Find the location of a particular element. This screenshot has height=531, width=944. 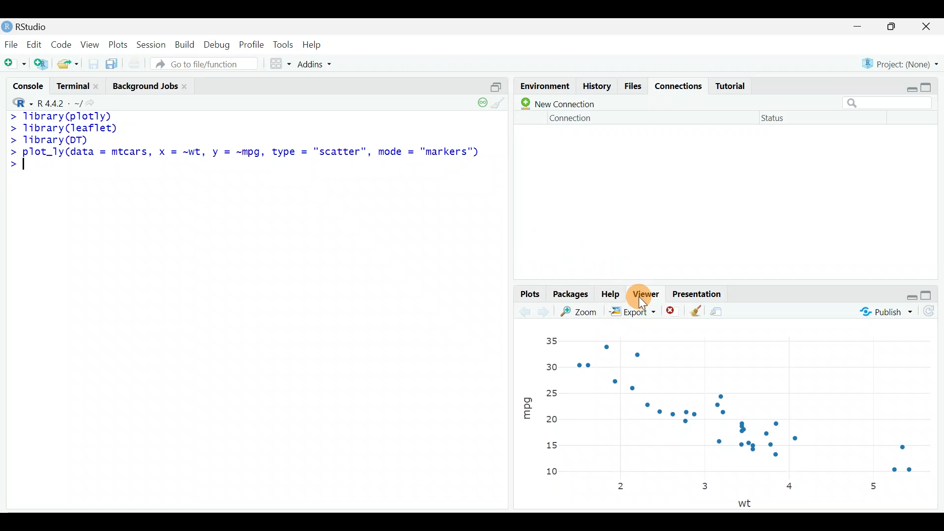

go forward is located at coordinates (547, 311).